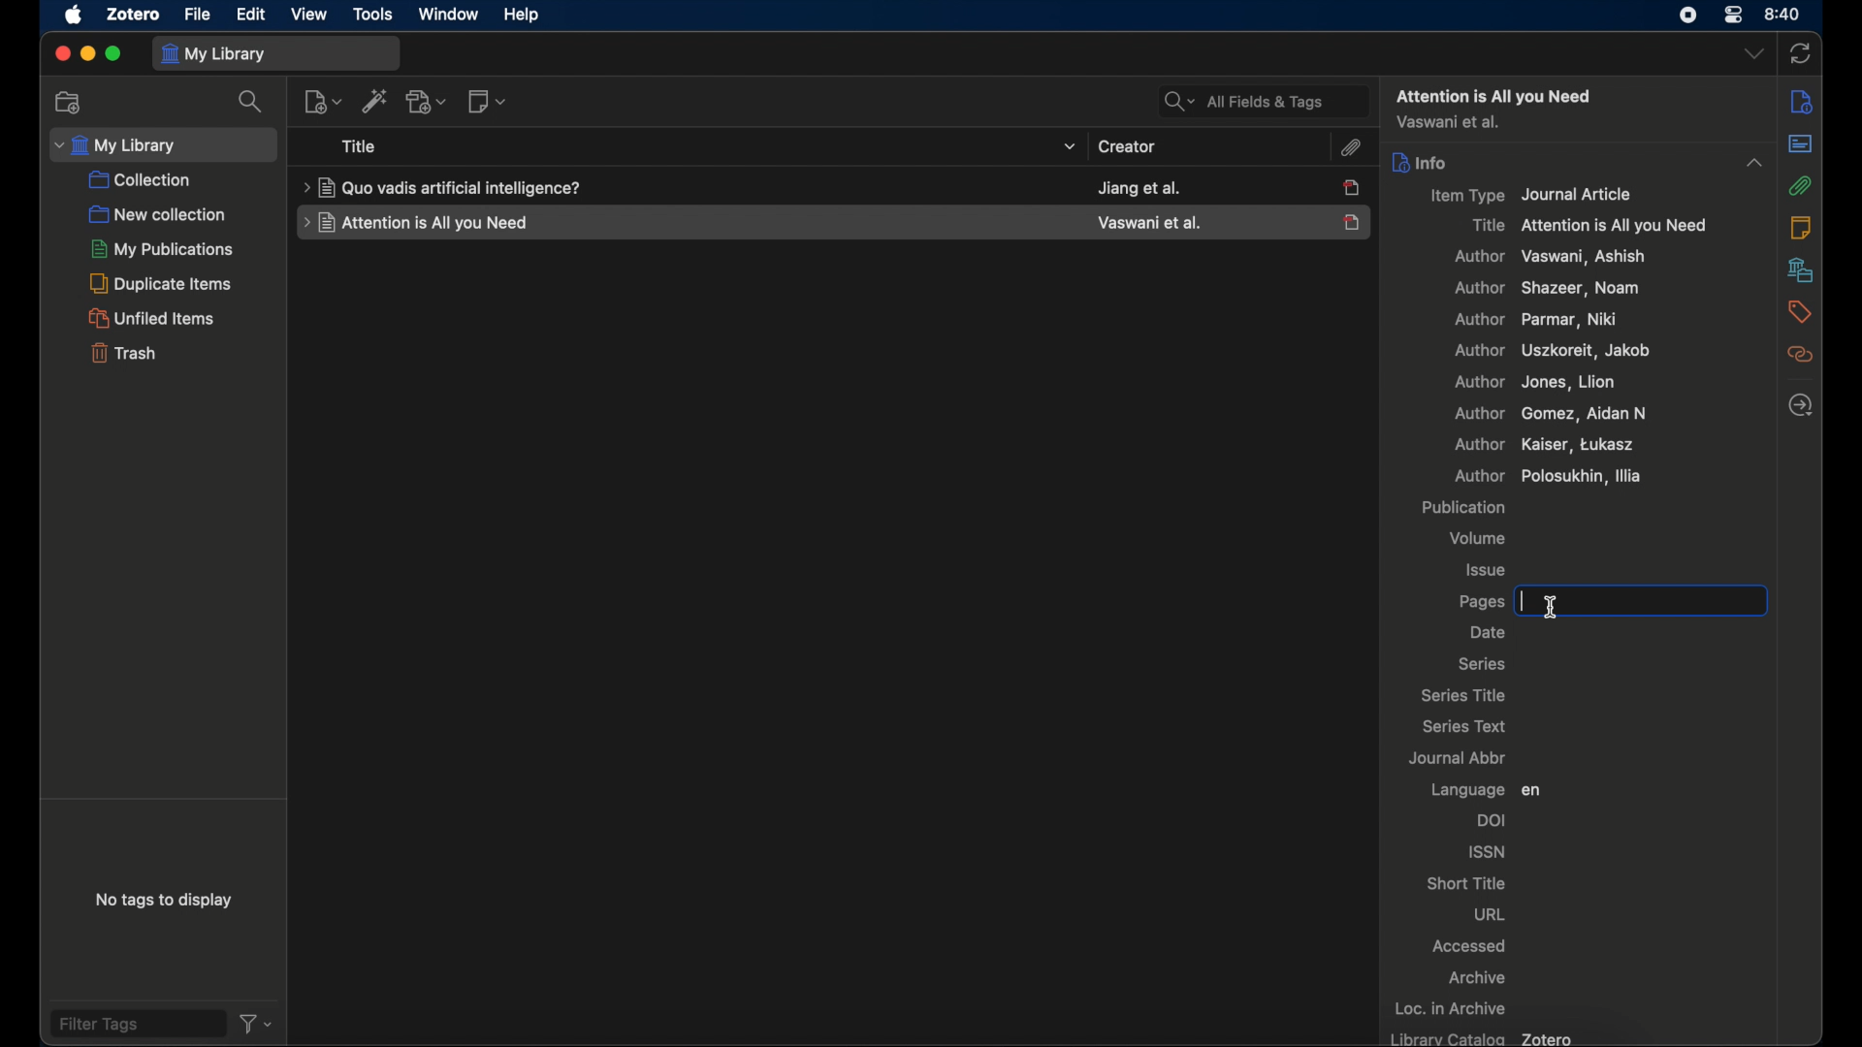 The image size is (1862, 1047). Describe the element at coordinates (1495, 95) in the screenshot. I see `attention all you need` at that location.